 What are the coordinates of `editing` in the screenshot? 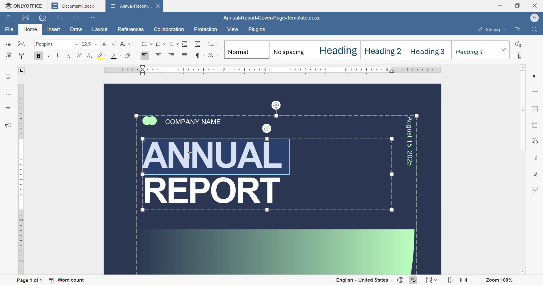 It's located at (492, 31).